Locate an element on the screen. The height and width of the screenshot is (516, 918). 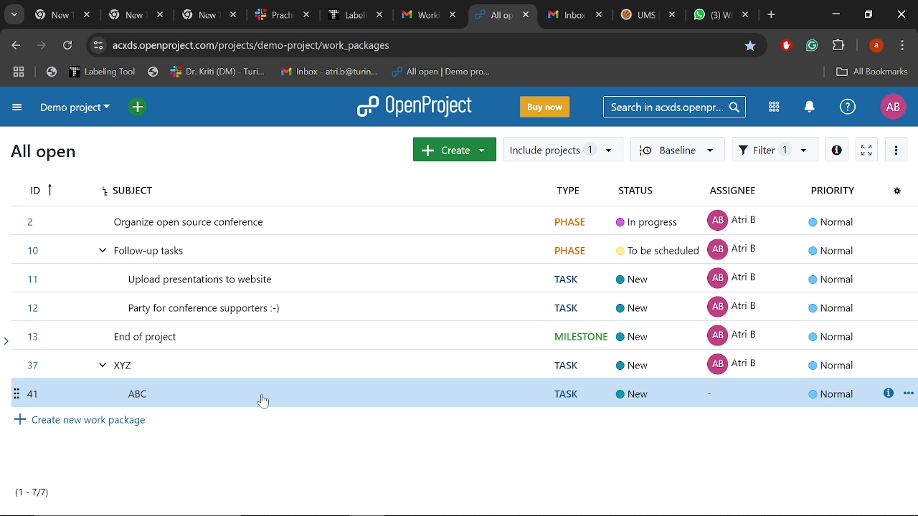
Type is located at coordinates (572, 190).